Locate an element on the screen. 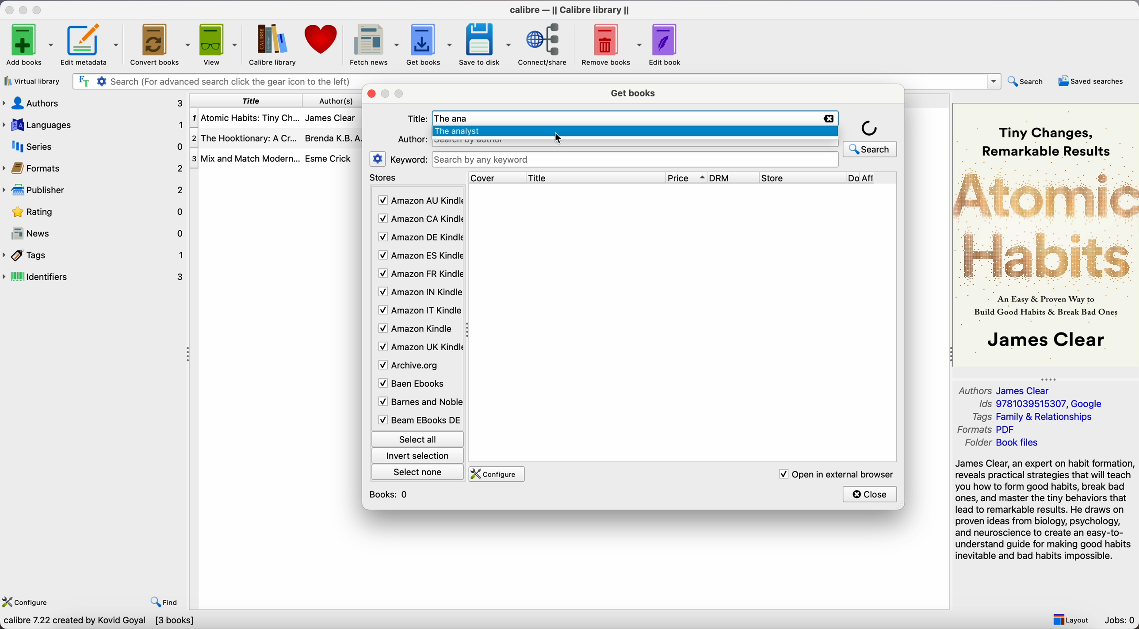  layout is located at coordinates (1070, 620).